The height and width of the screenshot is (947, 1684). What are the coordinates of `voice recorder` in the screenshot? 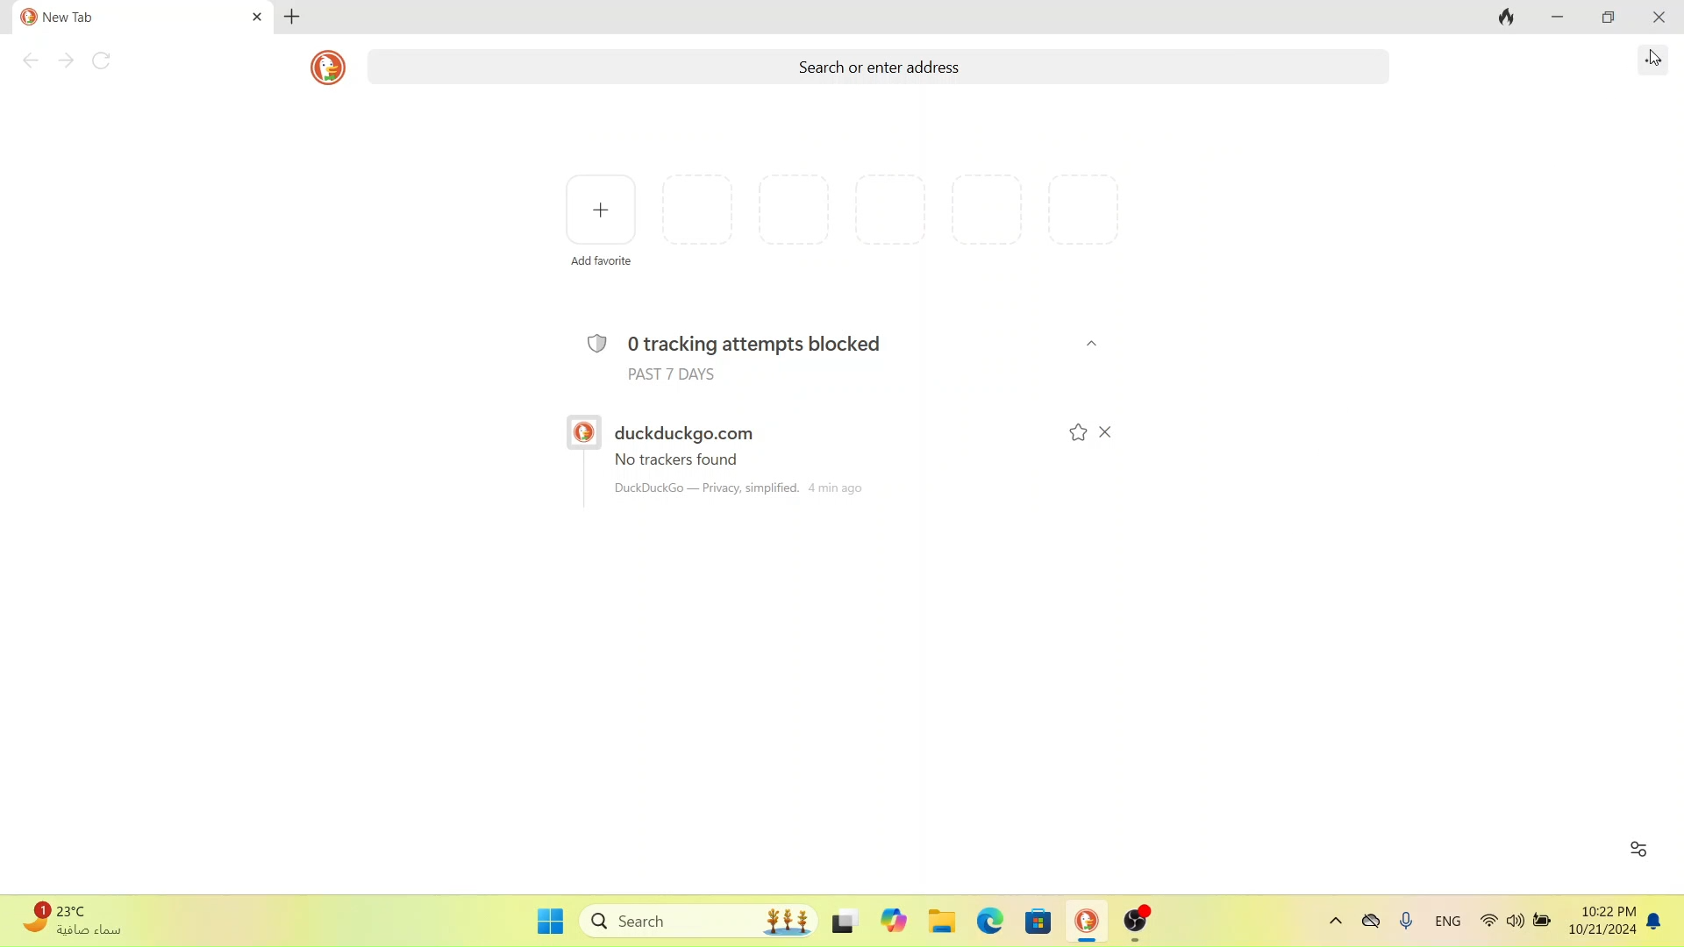 It's located at (1409, 927).